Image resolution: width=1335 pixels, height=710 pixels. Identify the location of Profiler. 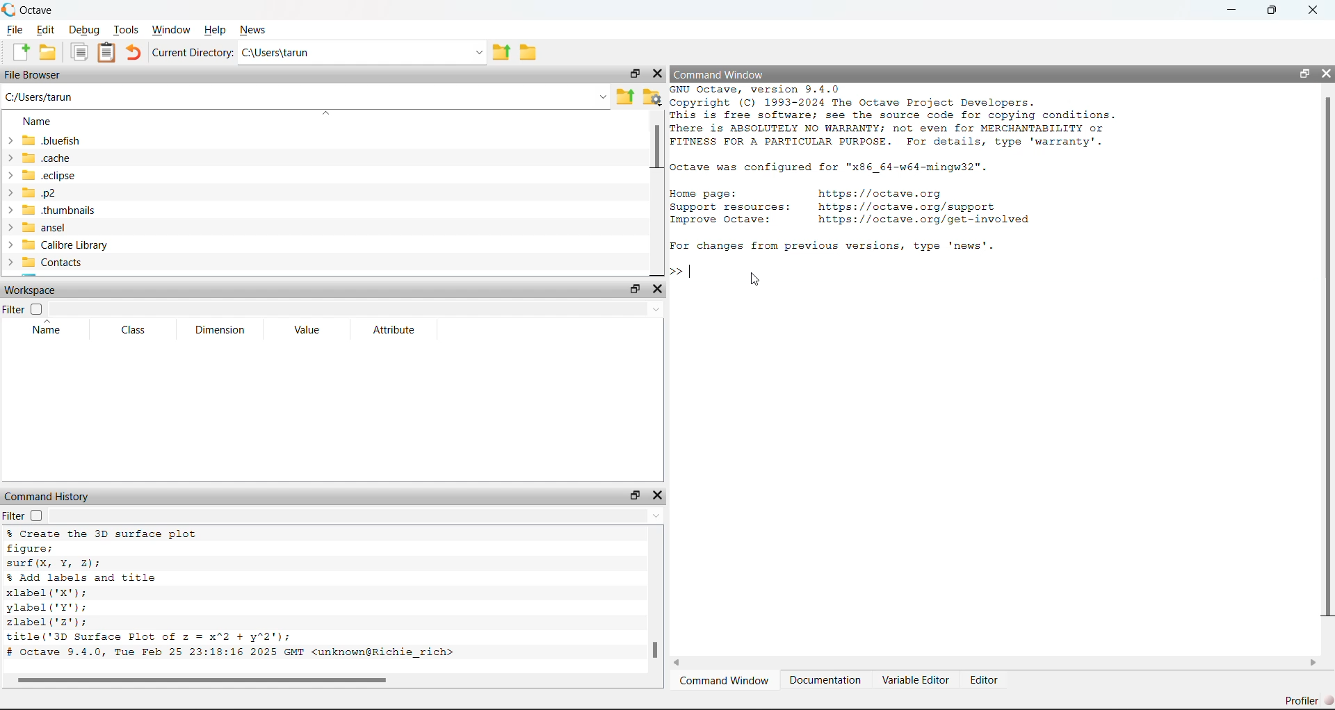
(1309, 700).